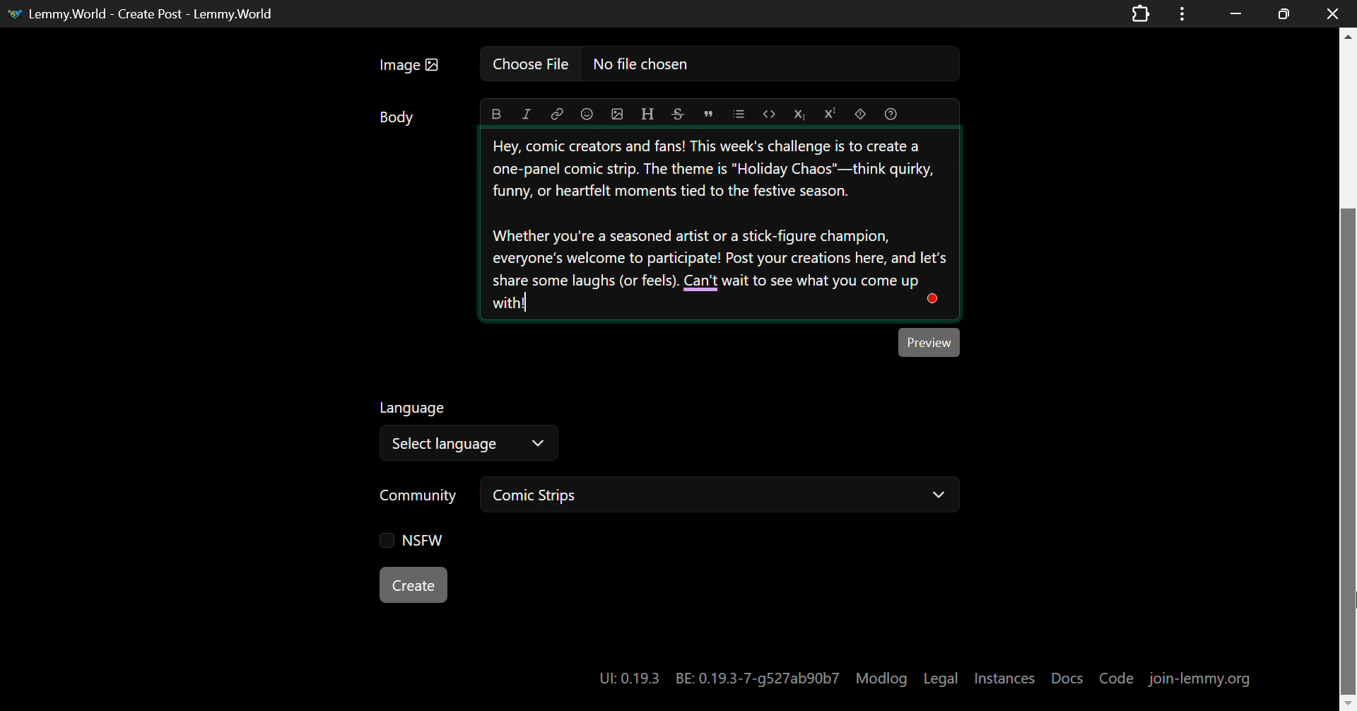  I want to click on Preview, so click(929, 342).